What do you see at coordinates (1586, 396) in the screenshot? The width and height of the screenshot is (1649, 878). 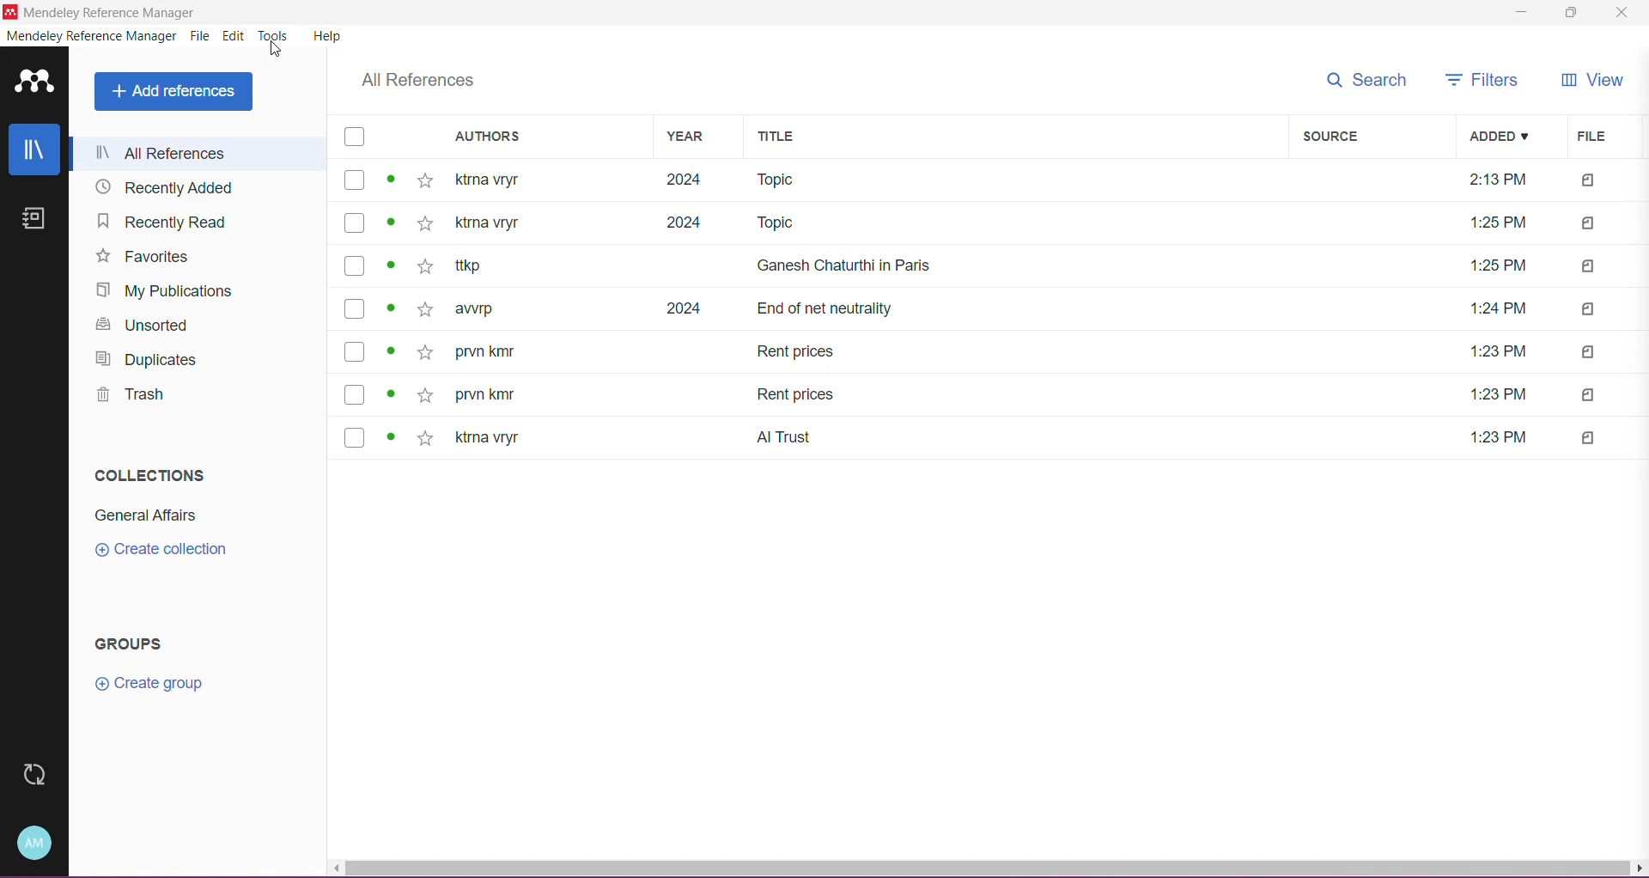 I see `file` at bounding box center [1586, 396].